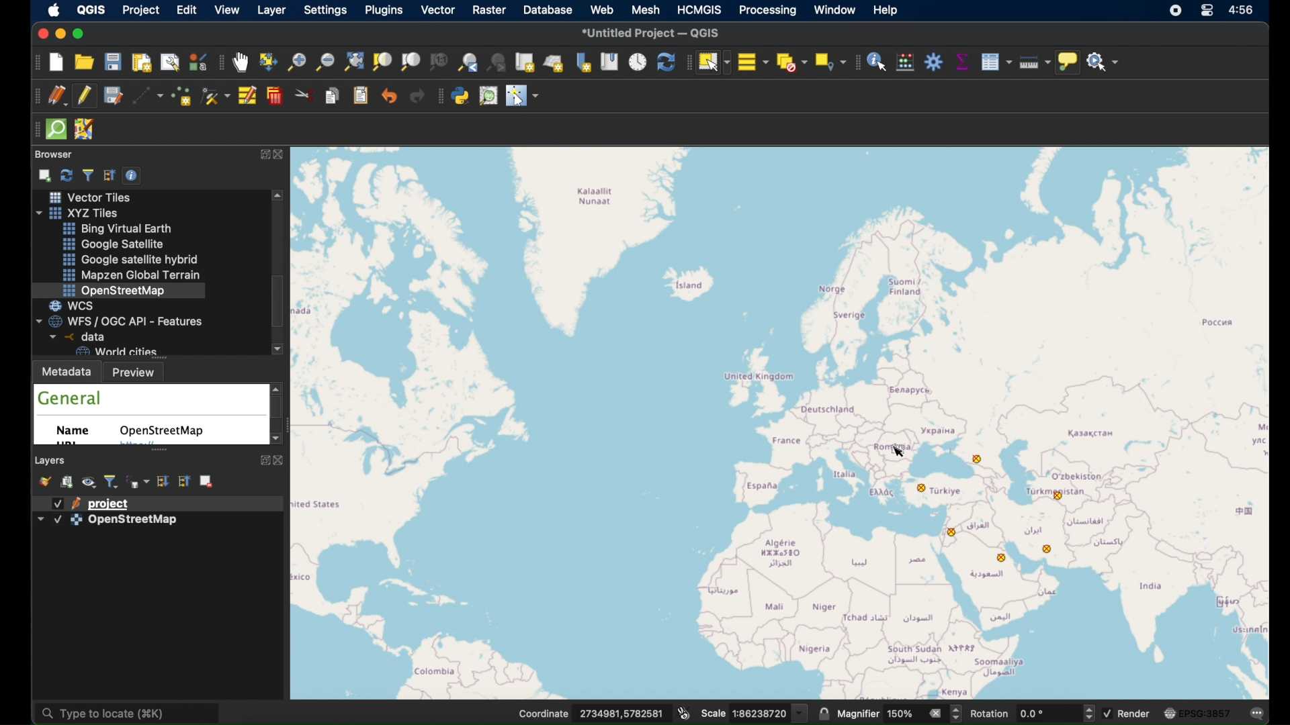 The image size is (1290, 725). Describe the element at coordinates (85, 130) in the screenshot. I see `josh remote` at that location.